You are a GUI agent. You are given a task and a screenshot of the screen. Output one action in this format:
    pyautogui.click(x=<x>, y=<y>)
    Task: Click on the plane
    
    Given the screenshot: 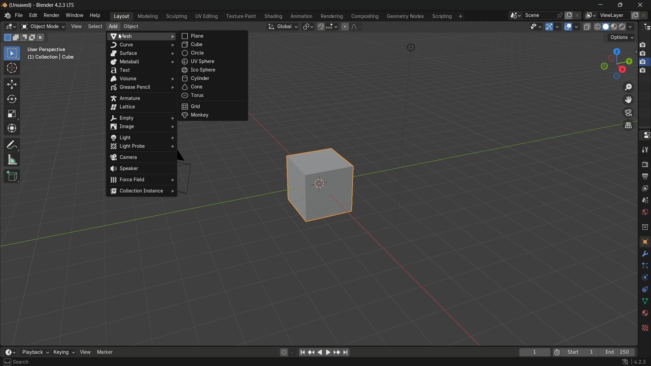 What is the action you would take?
    pyautogui.click(x=214, y=36)
    